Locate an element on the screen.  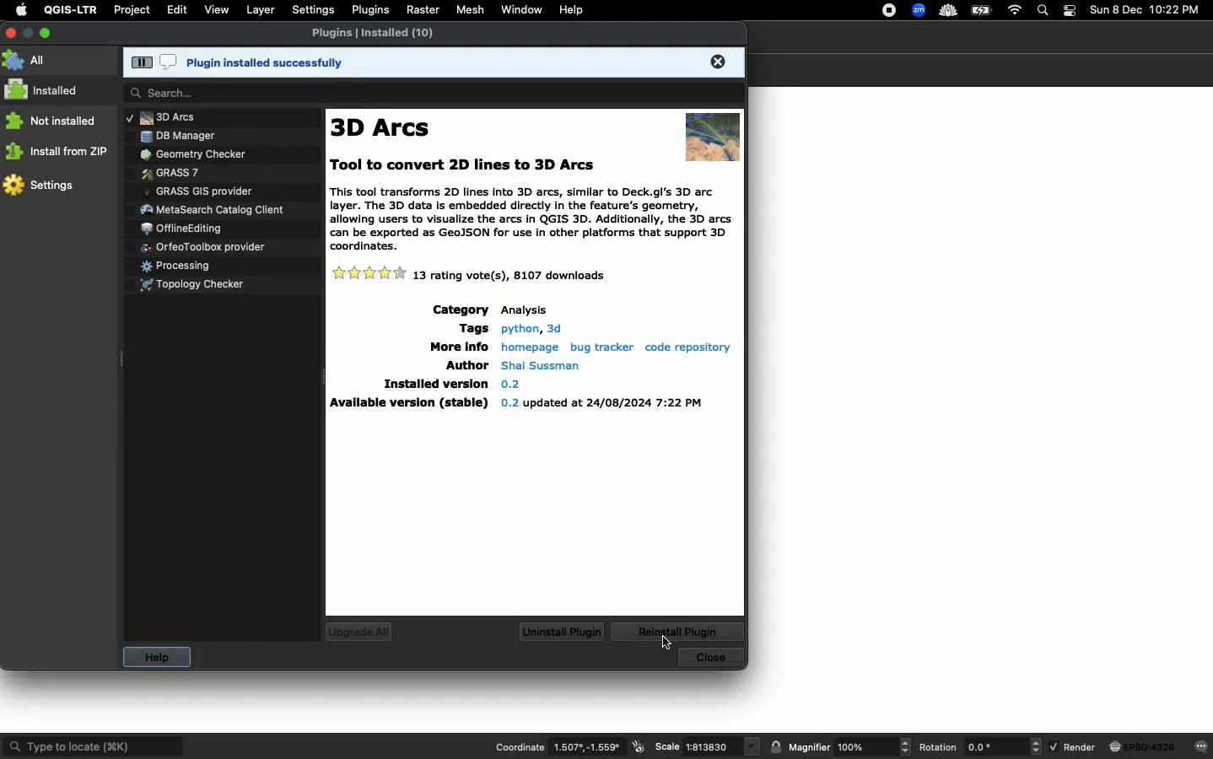
Plugins is located at coordinates (182, 227).